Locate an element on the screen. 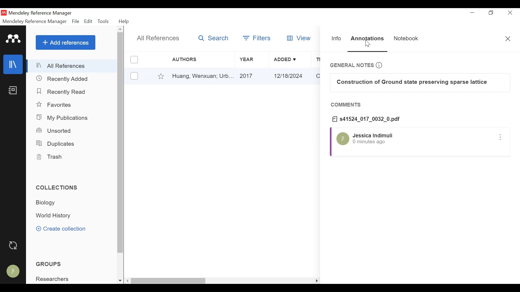 The width and height of the screenshot is (520, 292). Notebook is located at coordinates (404, 38).